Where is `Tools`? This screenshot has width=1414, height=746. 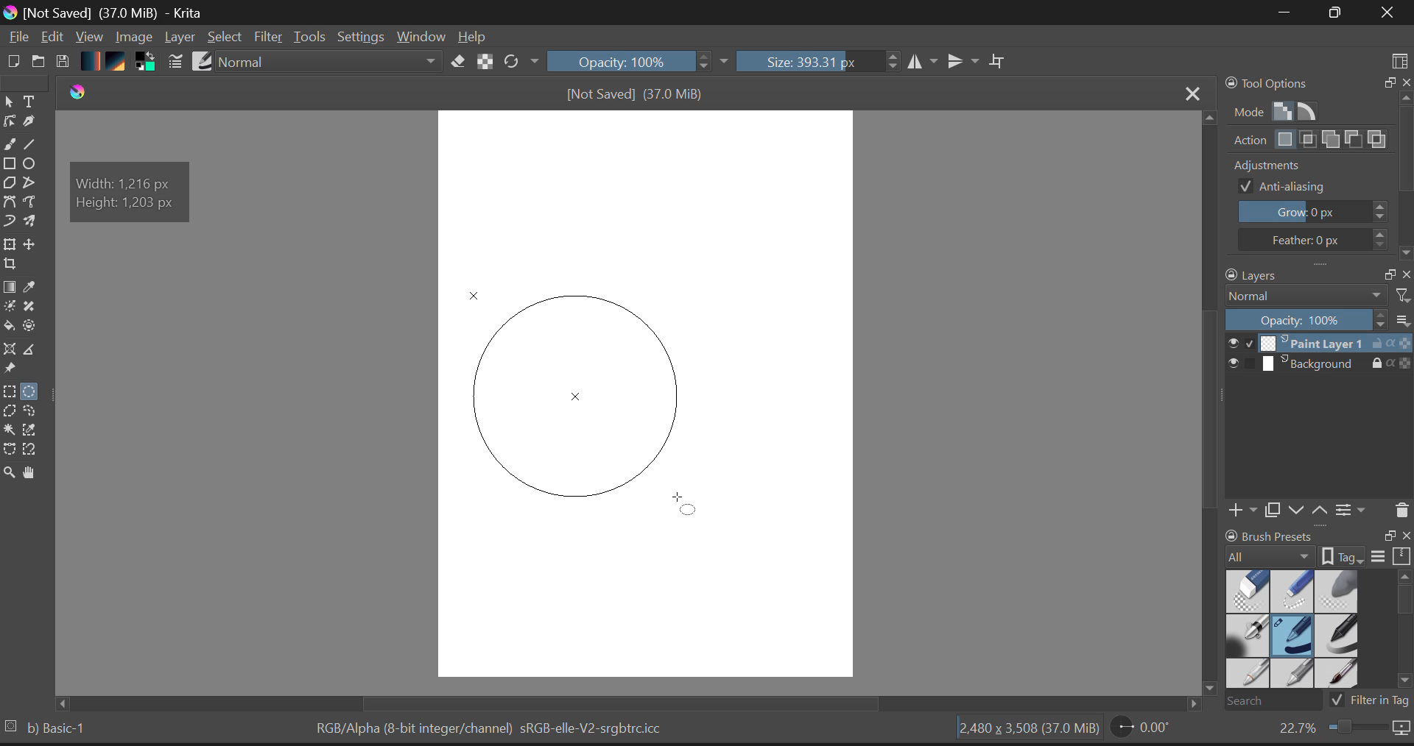
Tools is located at coordinates (310, 37).